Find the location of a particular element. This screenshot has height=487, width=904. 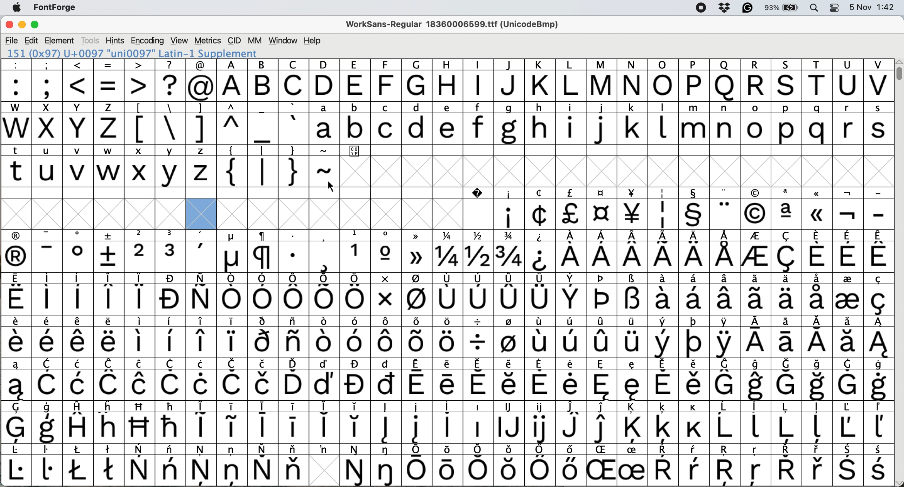

symbol is located at coordinates (110, 464).